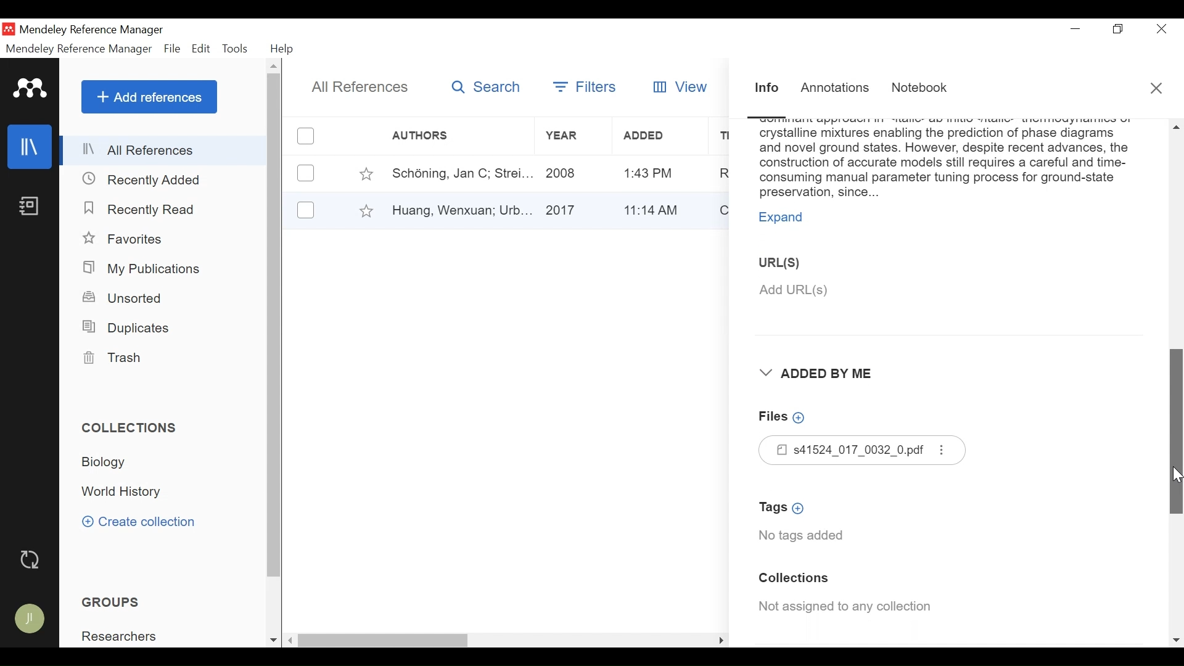  I want to click on Scroll up, so click(1175, 126).